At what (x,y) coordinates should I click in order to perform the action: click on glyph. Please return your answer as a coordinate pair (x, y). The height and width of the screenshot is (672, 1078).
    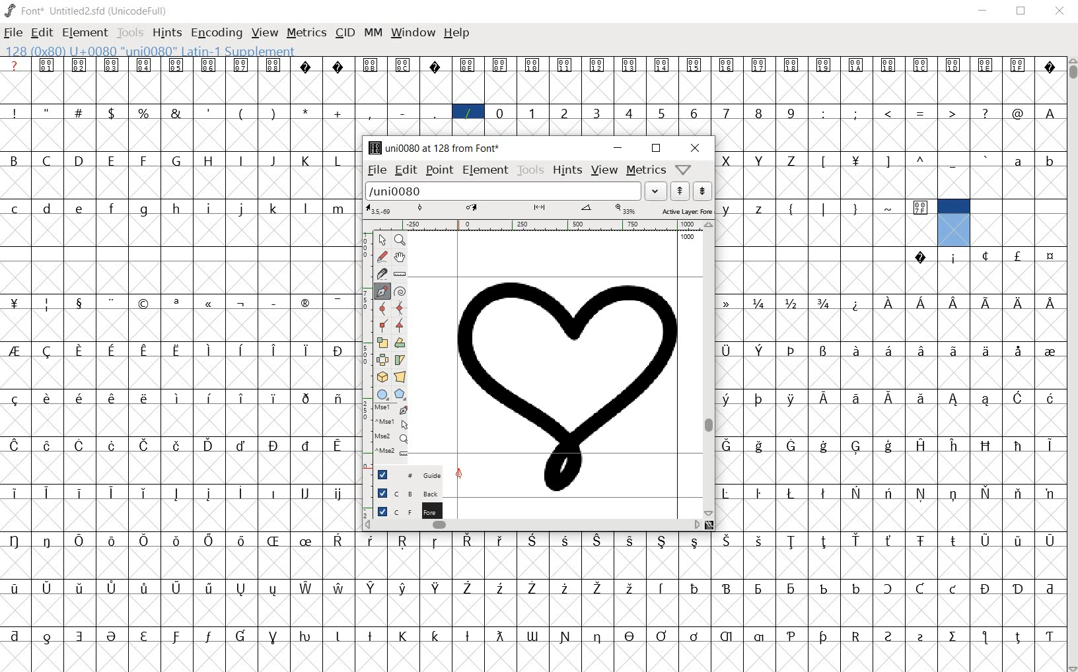
    Looking at the image, I should click on (726, 303).